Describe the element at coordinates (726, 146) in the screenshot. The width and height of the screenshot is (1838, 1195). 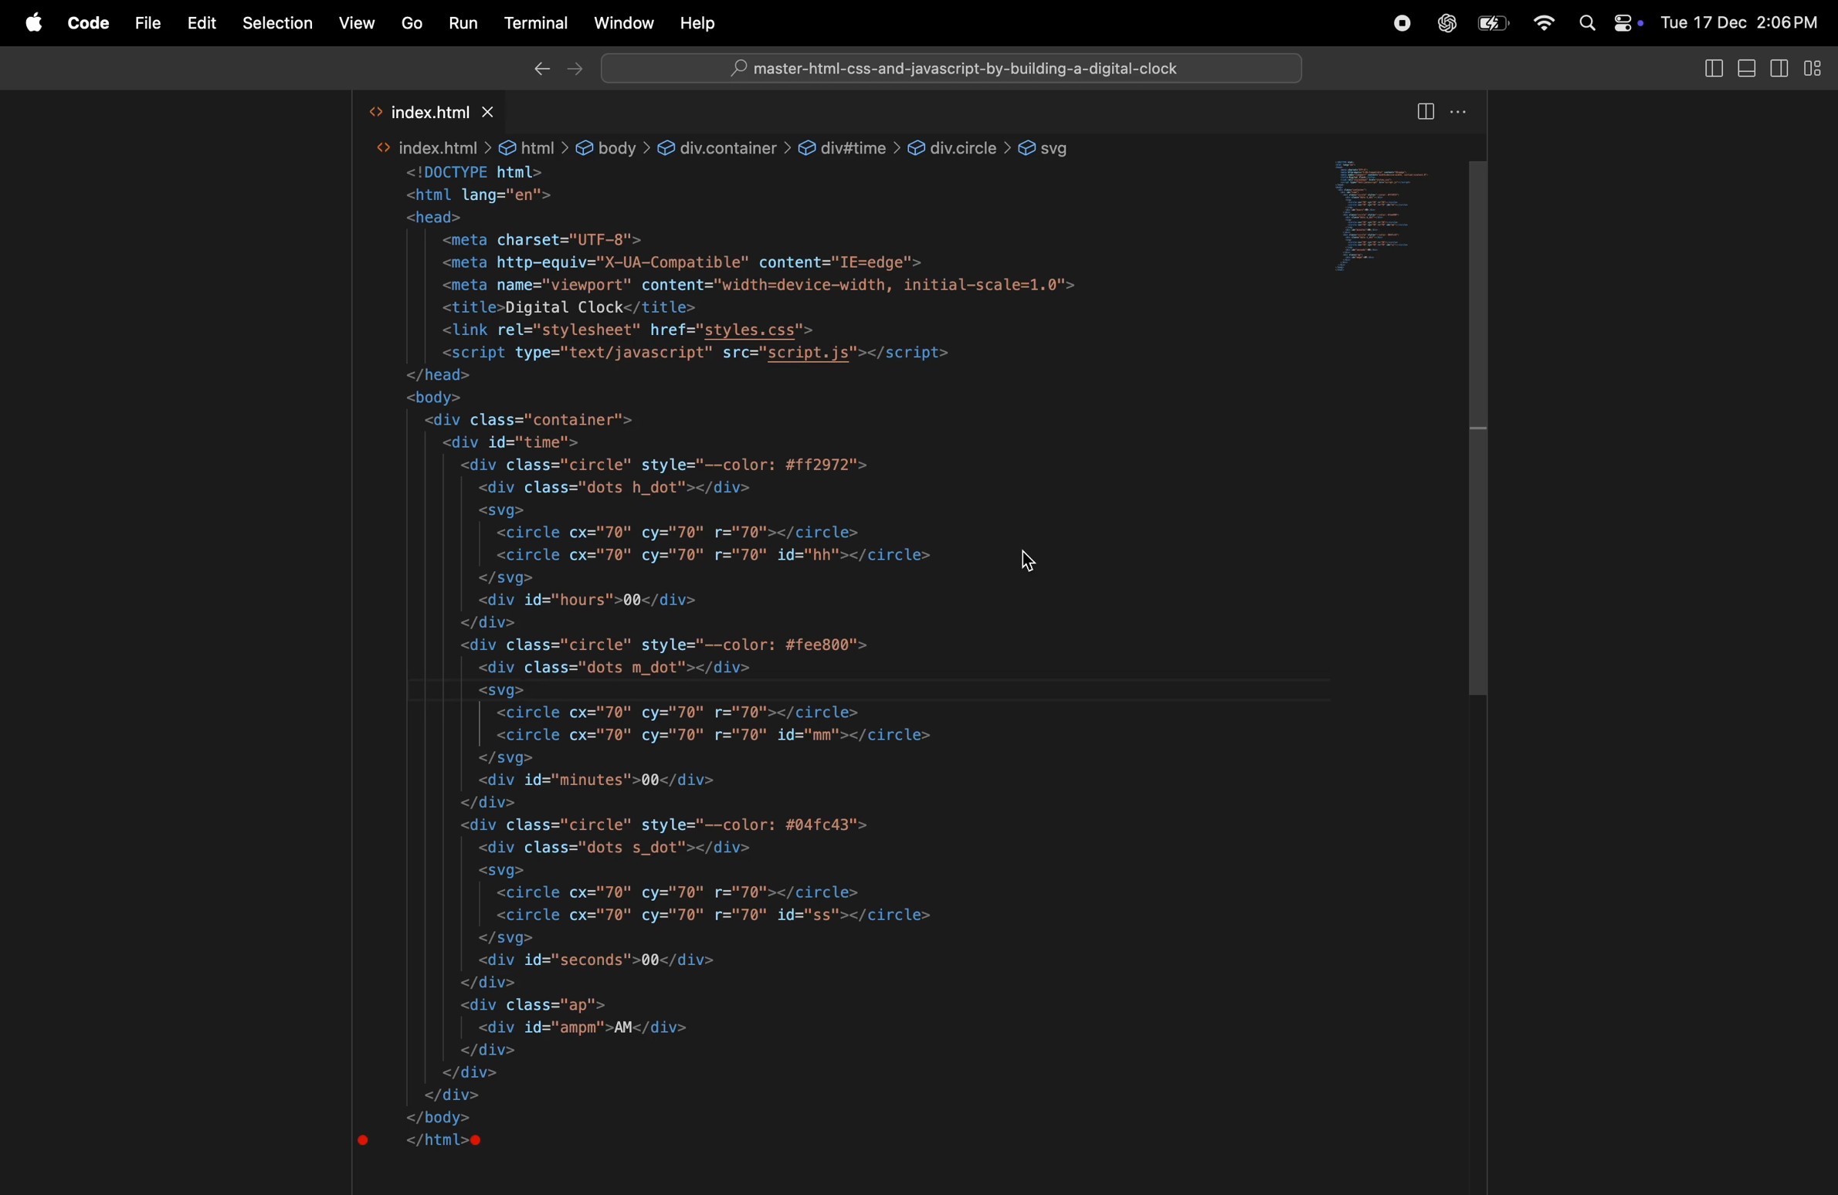
I see `<> index.html > @ html > & body > & div.container > &@ divitime > @ div.circle > & svg` at that location.